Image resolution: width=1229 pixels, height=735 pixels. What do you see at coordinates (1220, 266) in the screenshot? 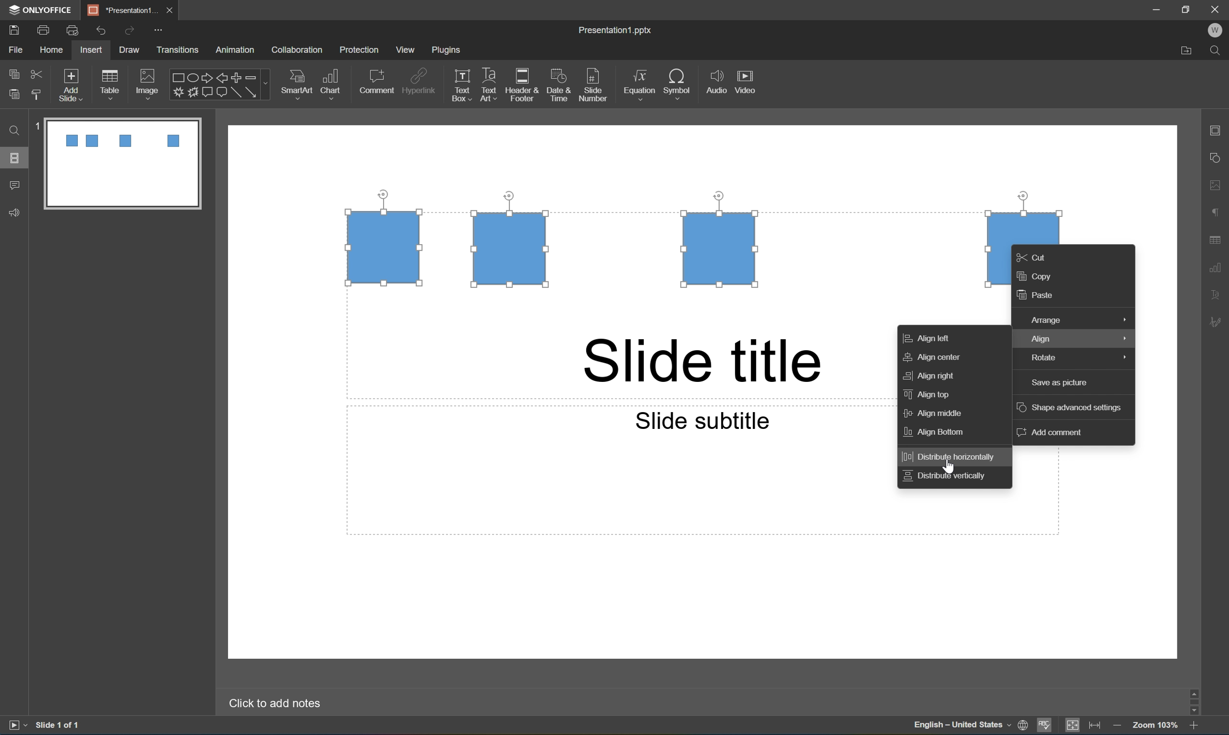
I see `chart settings` at bounding box center [1220, 266].